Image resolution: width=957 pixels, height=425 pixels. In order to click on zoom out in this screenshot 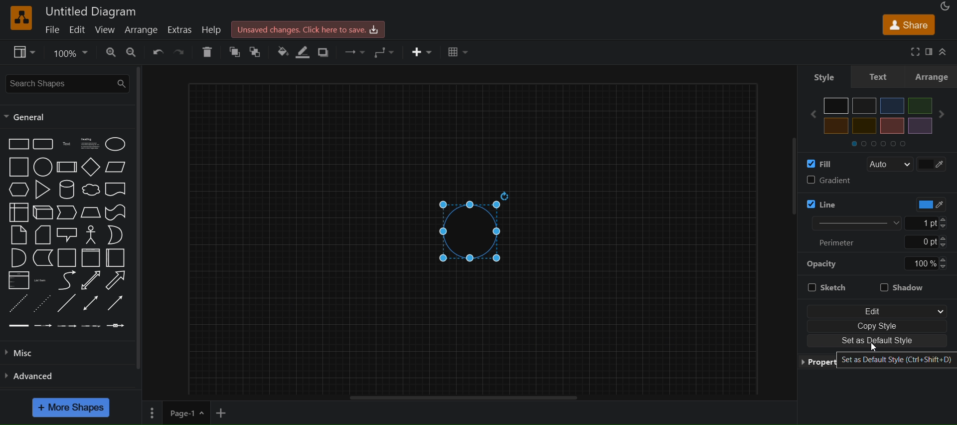, I will do `click(134, 52)`.